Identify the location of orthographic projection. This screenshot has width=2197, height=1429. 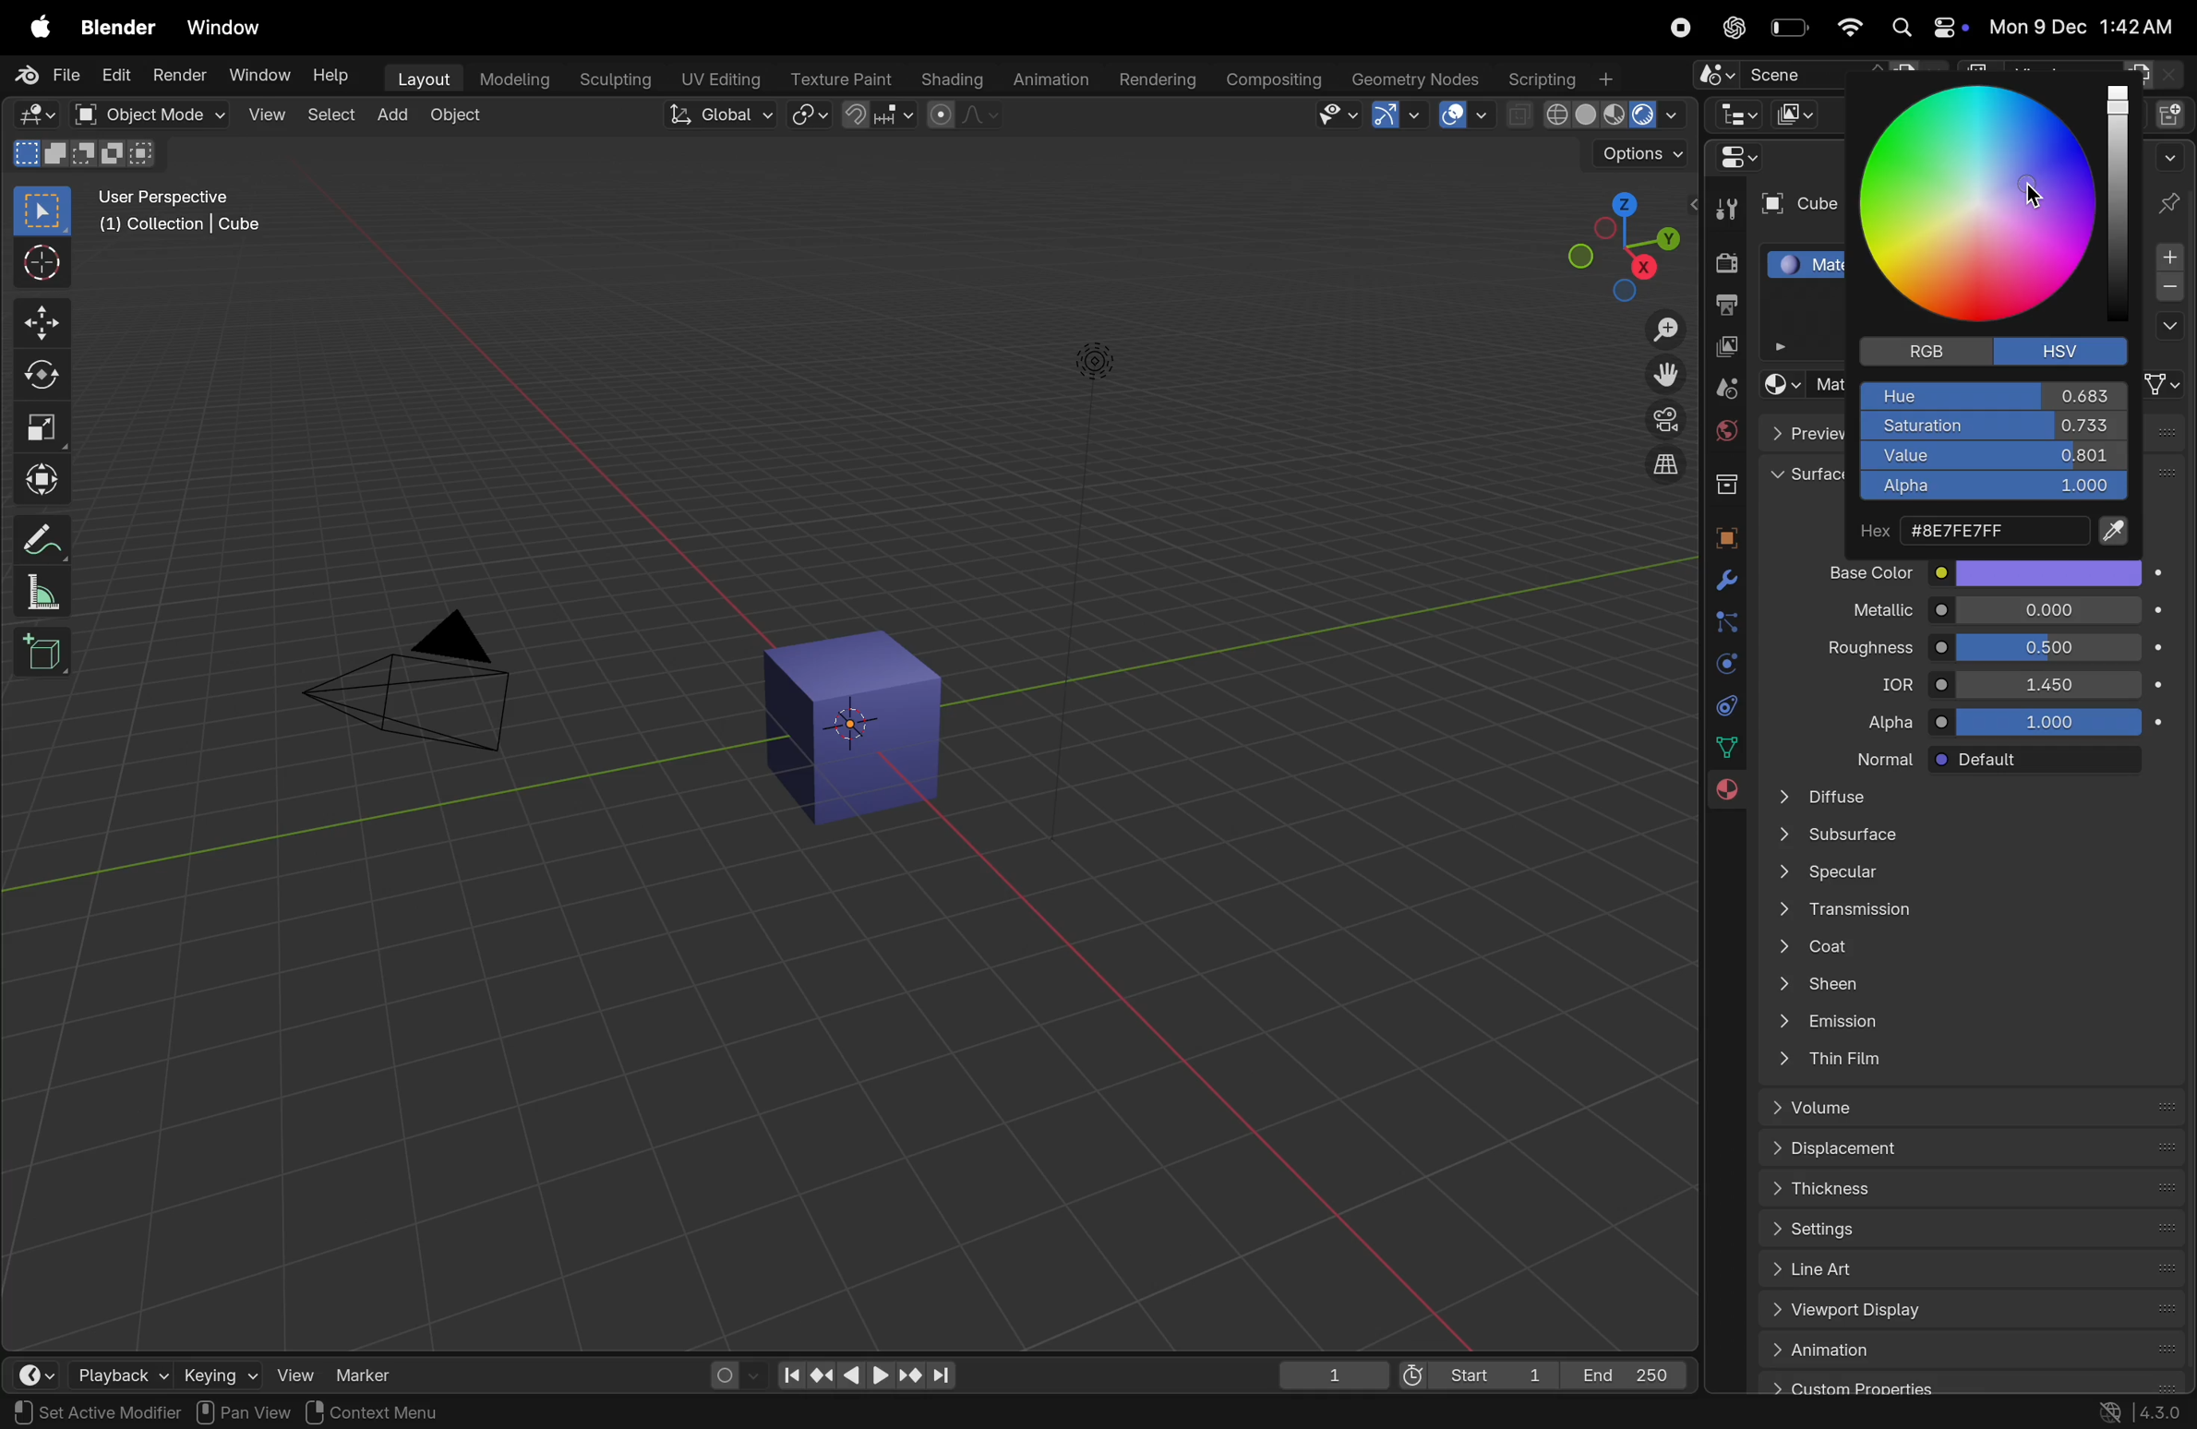
(1667, 464).